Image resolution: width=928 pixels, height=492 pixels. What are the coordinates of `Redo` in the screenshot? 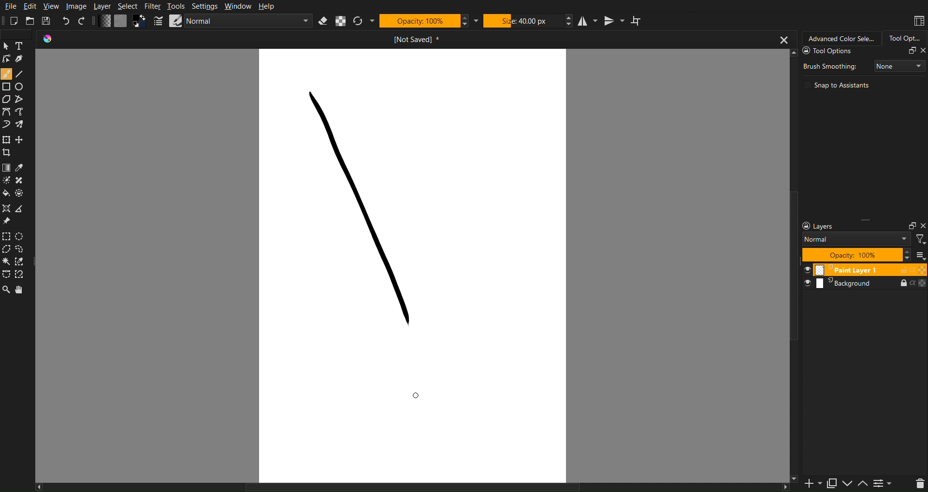 It's located at (83, 21).